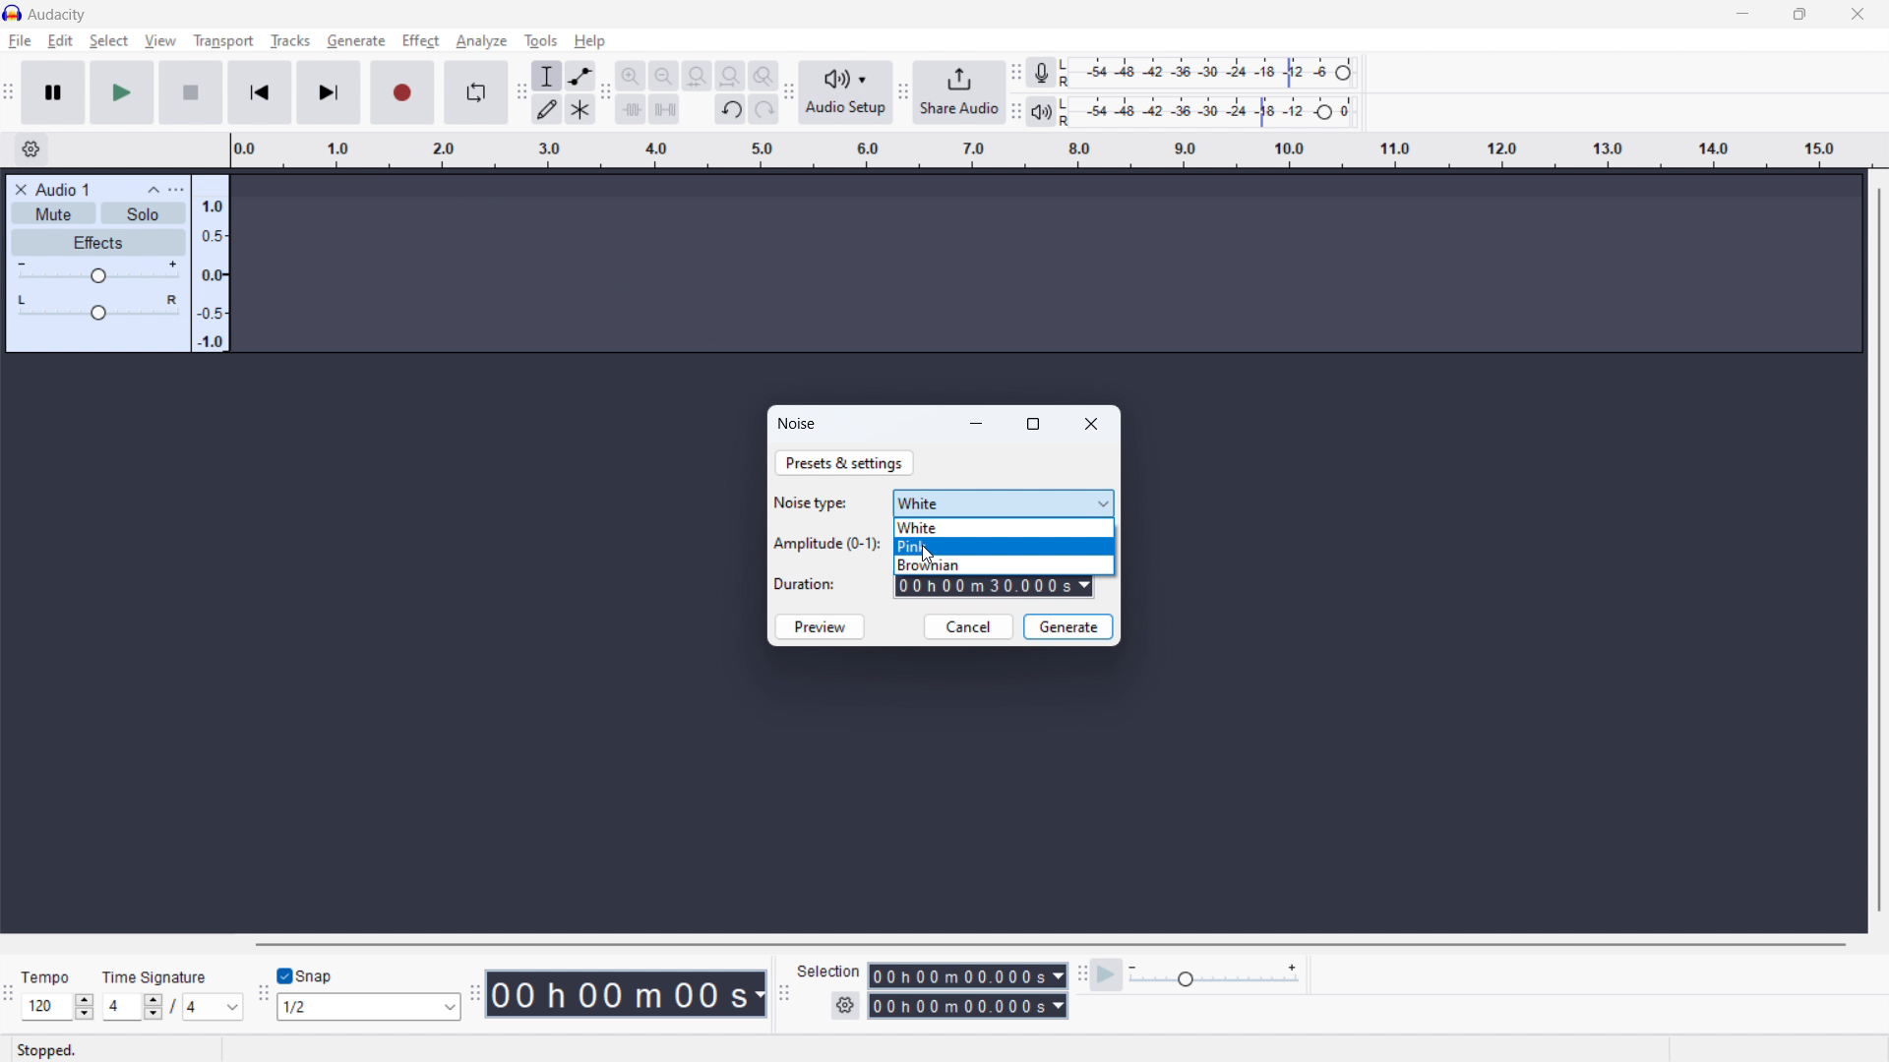 Image resolution: width=1889 pixels, height=1062 pixels. What do you see at coordinates (158, 975) in the screenshot?
I see `Time signature` at bounding box center [158, 975].